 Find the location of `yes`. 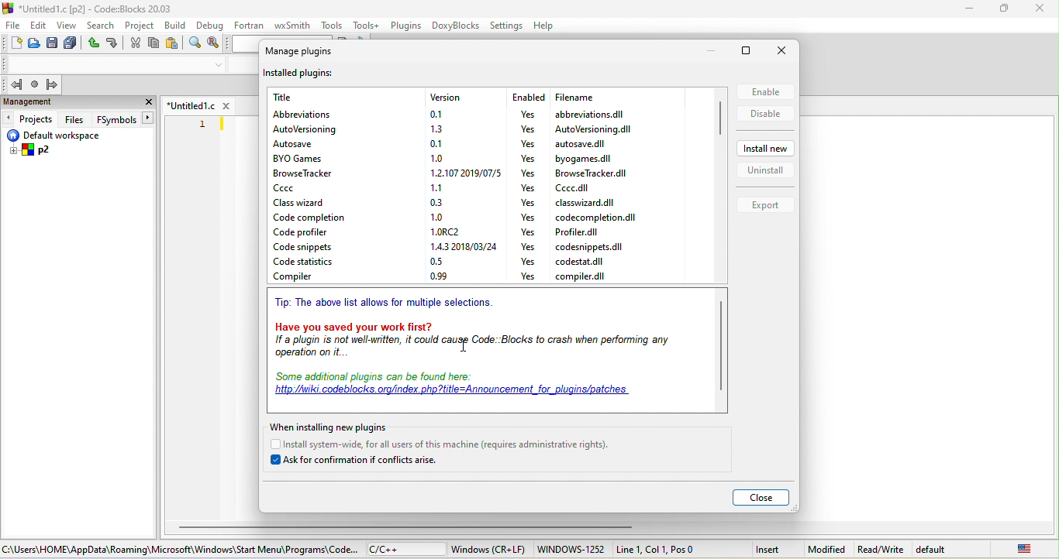

yes is located at coordinates (529, 218).